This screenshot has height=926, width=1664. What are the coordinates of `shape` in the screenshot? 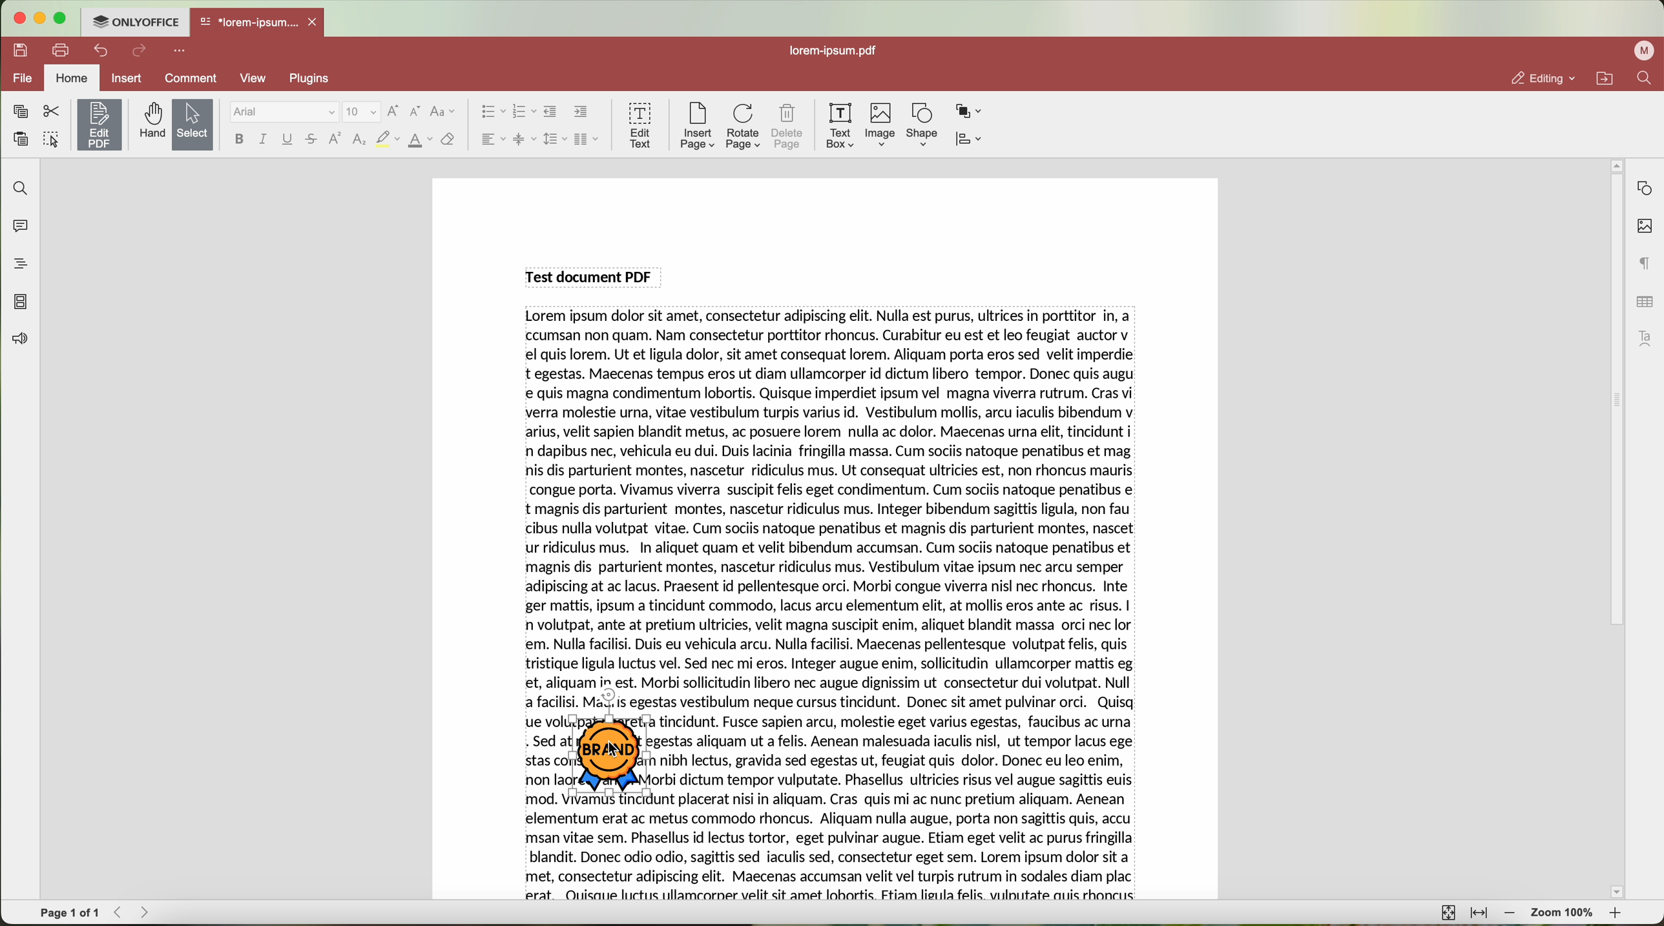 It's located at (922, 125).